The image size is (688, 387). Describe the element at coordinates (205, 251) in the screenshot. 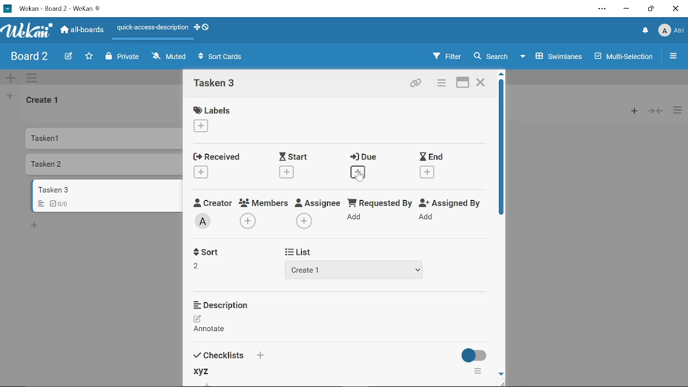

I see `Sort` at that location.